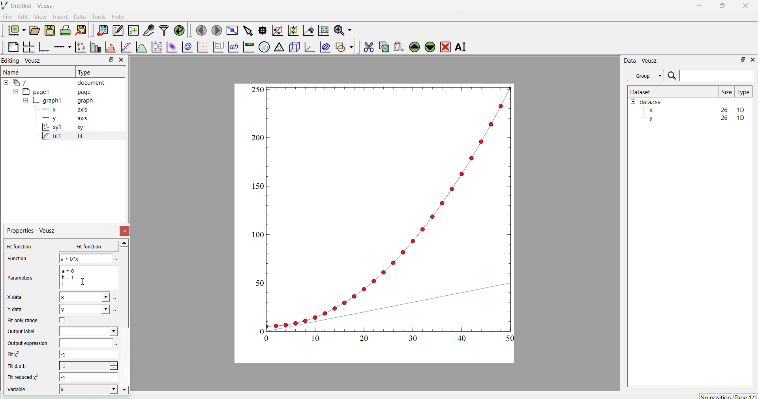  What do you see at coordinates (81, 31) in the screenshot?
I see `Export to graphics format` at bounding box center [81, 31].